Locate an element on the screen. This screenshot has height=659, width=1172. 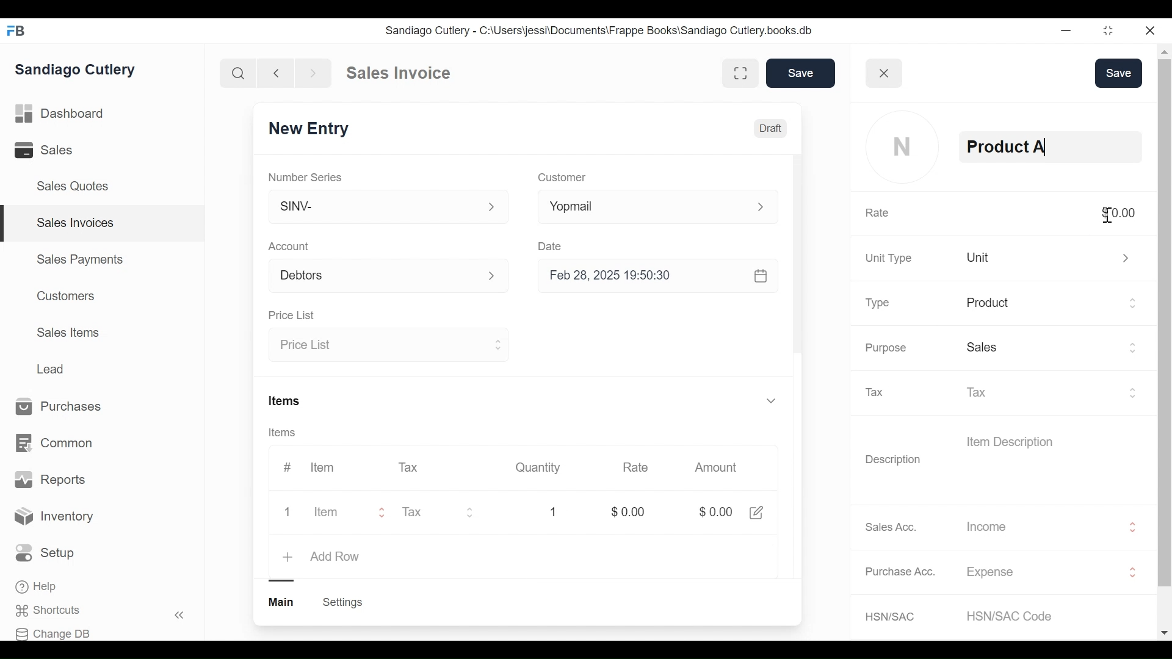
scrollbar is located at coordinates (796, 252).